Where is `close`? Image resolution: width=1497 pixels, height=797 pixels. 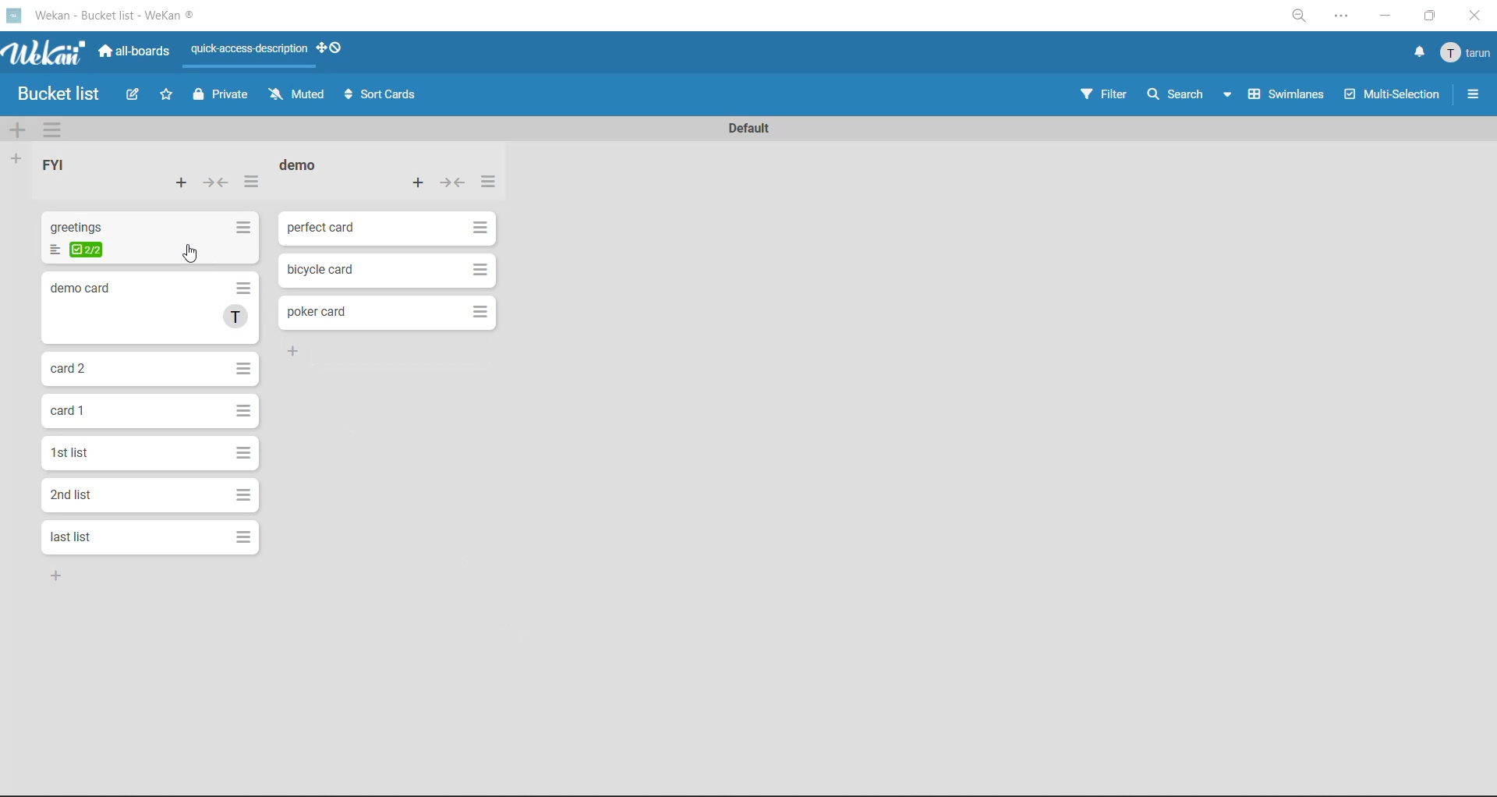 close is located at coordinates (1478, 14).